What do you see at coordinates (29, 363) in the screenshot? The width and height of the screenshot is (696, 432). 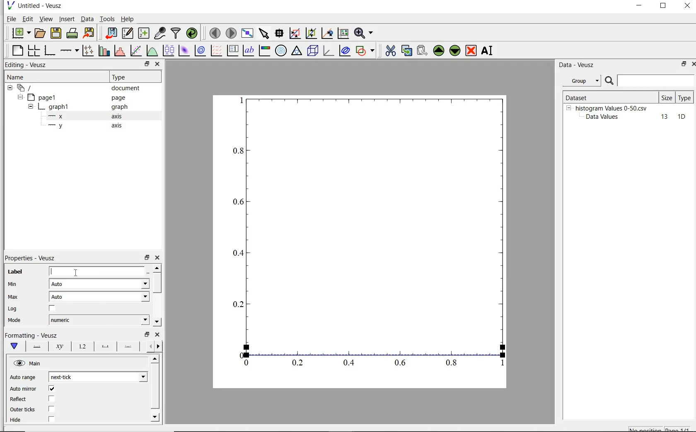 I see `hide` at bounding box center [29, 363].